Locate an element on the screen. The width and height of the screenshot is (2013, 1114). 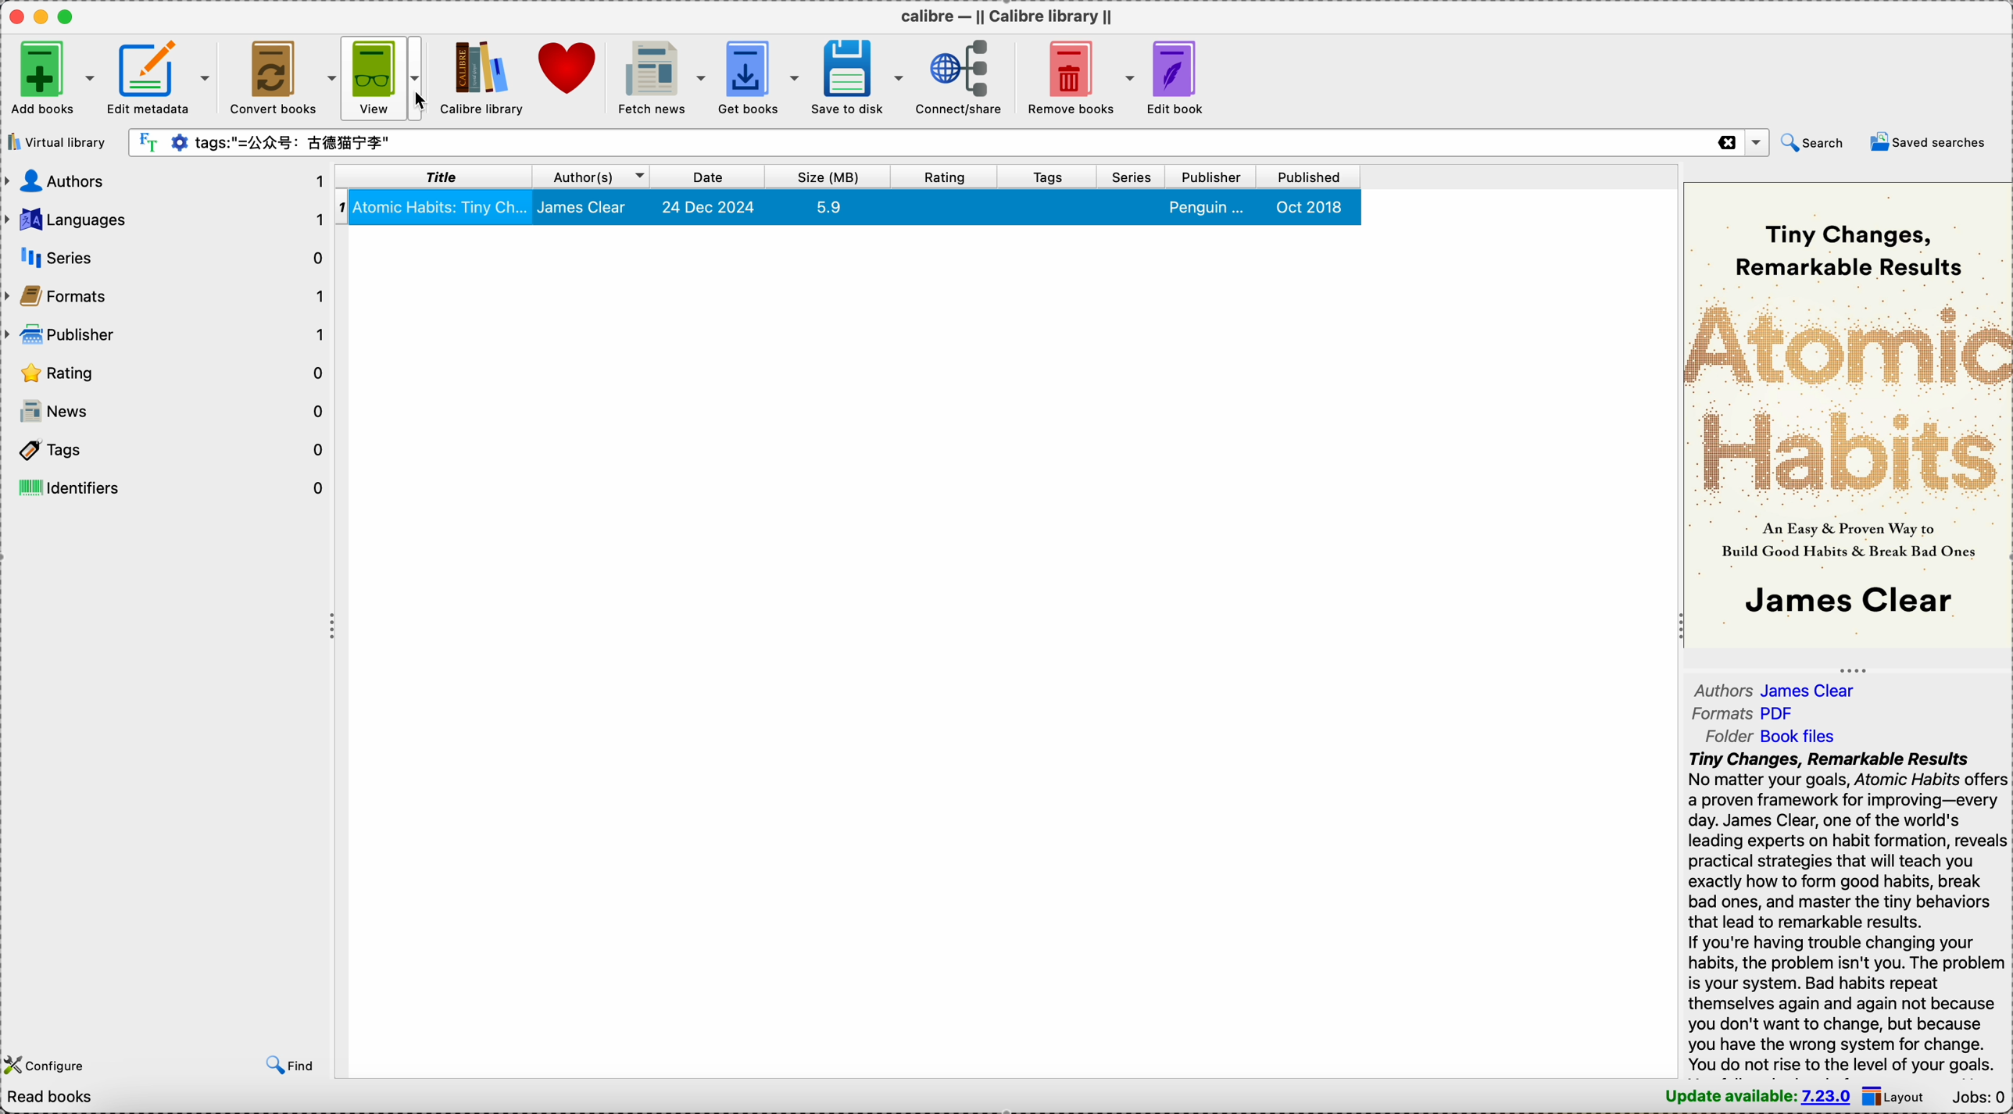
edit book is located at coordinates (1177, 79).